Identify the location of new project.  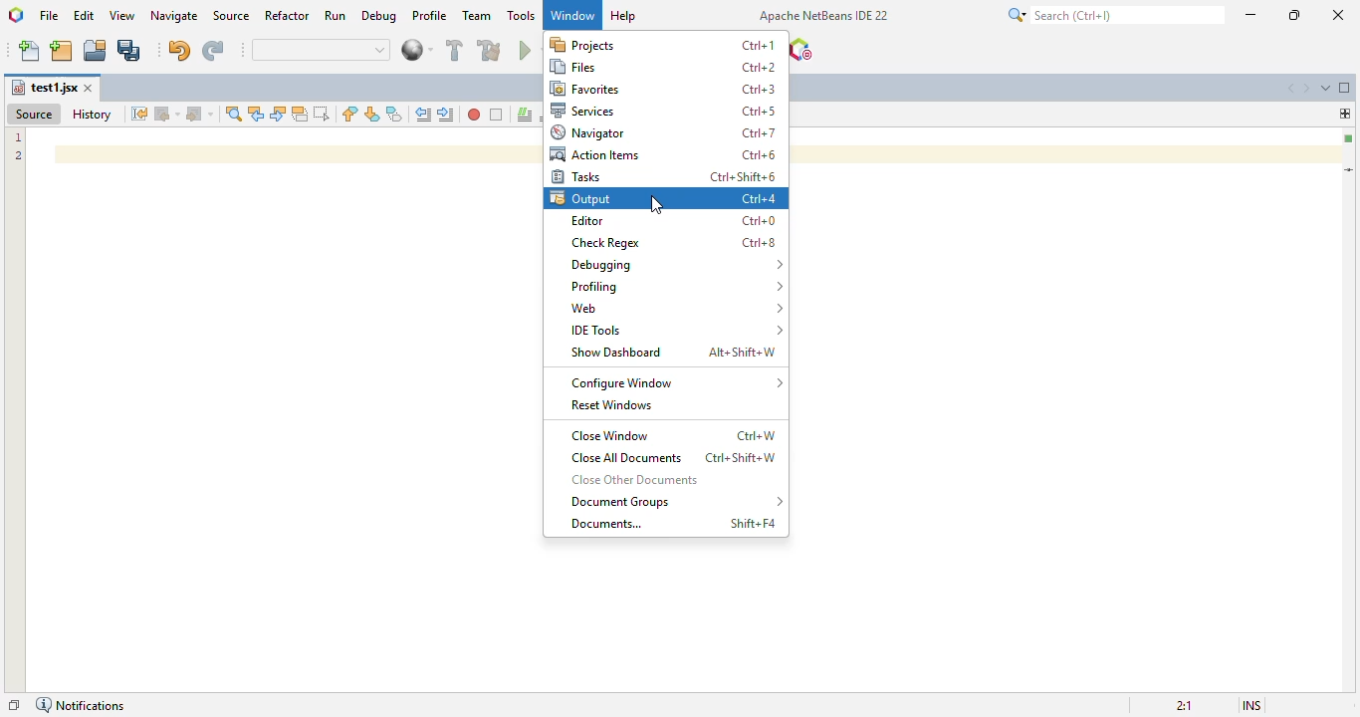
(62, 52).